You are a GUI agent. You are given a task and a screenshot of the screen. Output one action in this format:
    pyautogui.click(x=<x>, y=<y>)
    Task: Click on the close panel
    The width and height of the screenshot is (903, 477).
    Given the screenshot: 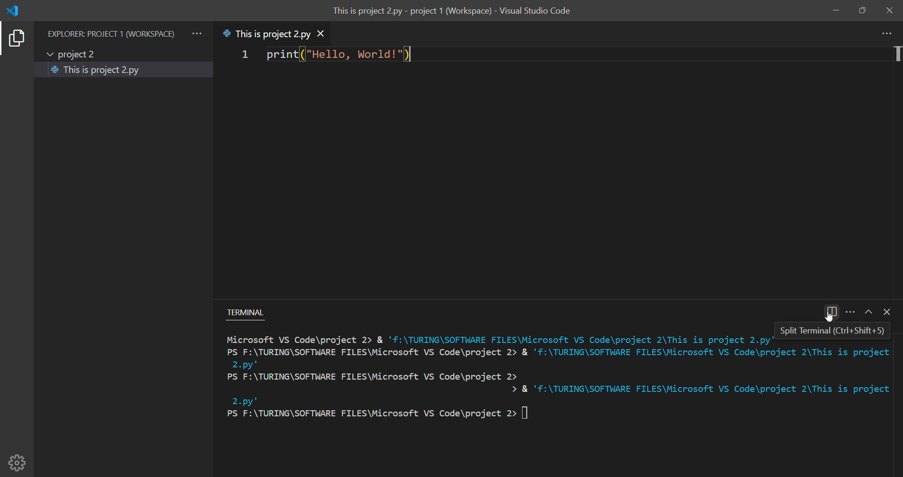 What is the action you would take?
    pyautogui.click(x=888, y=313)
    